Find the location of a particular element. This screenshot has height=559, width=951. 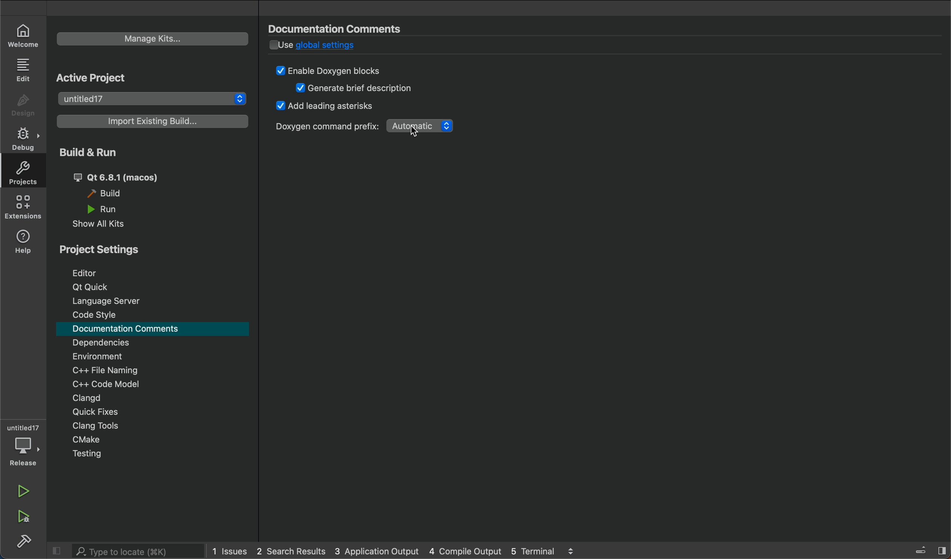

run and build is located at coordinates (26, 516).